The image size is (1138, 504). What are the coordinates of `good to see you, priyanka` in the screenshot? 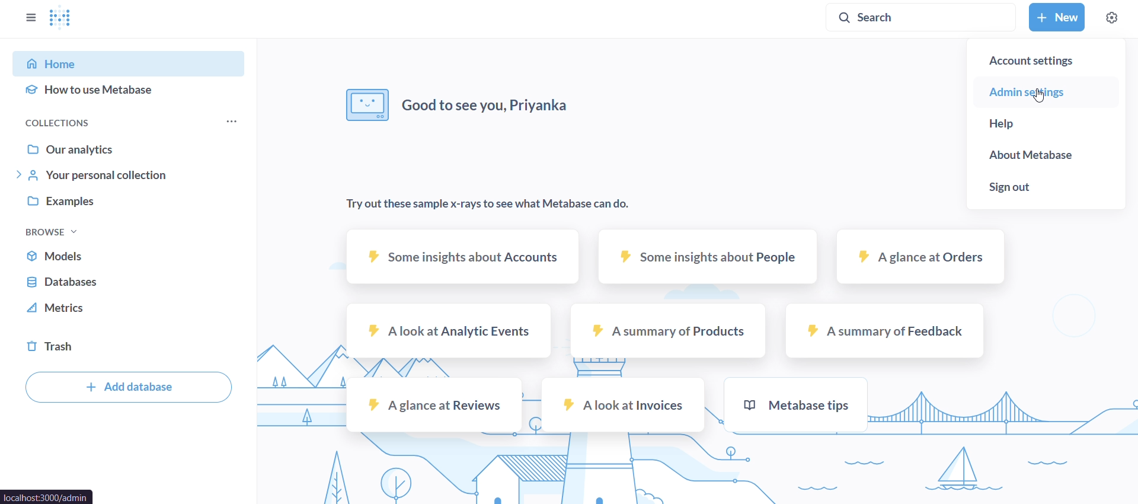 It's located at (461, 106).